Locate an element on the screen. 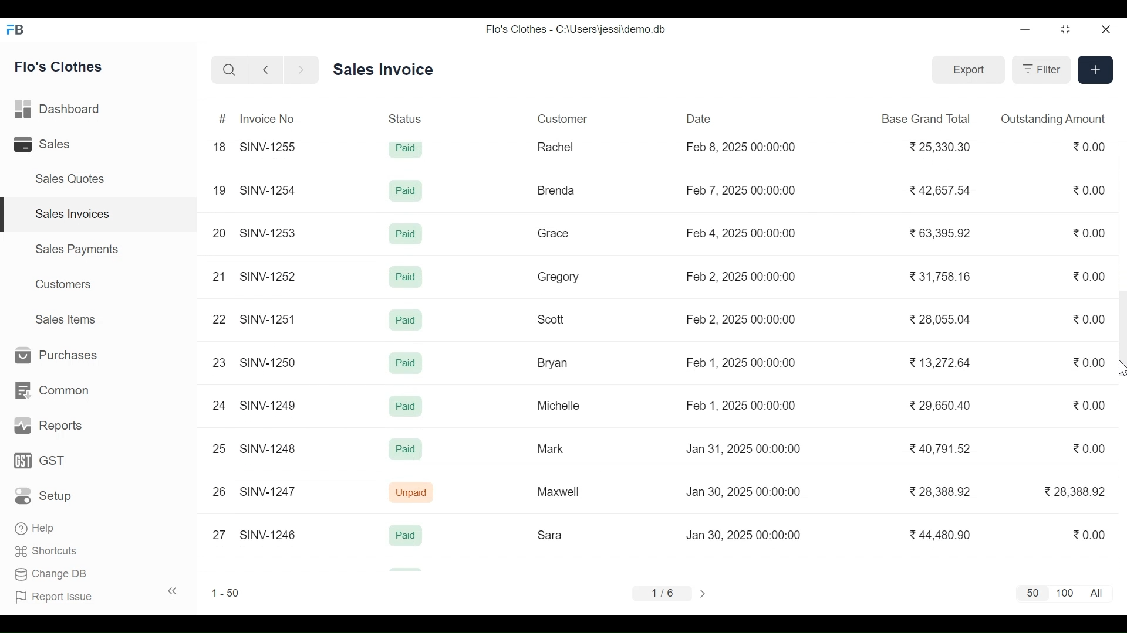  Close is located at coordinates (1104, 30).